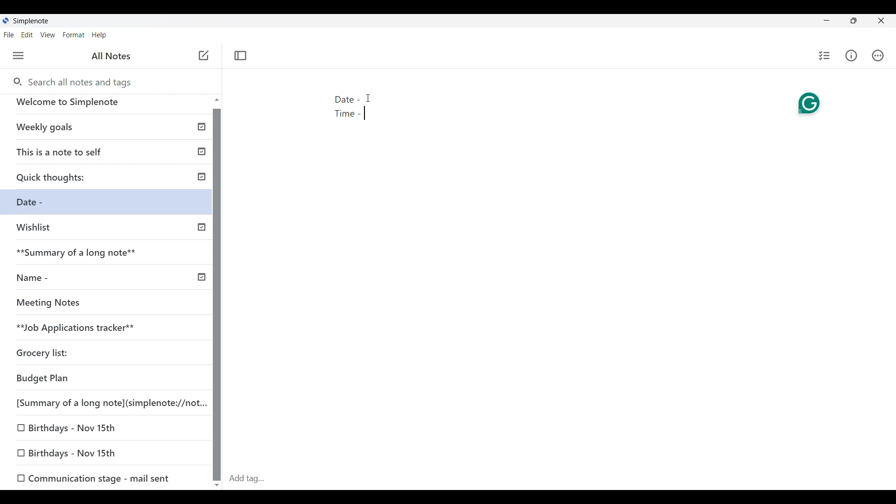 The height and width of the screenshot is (504, 896). I want to click on Actions, so click(878, 56).